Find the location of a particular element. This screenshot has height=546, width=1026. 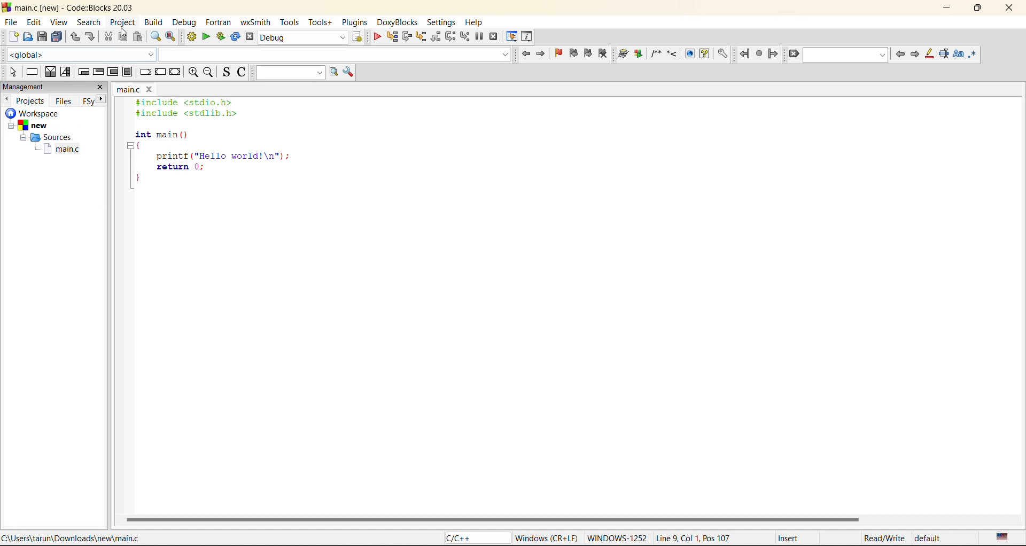

<global> is located at coordinates (81, 53).